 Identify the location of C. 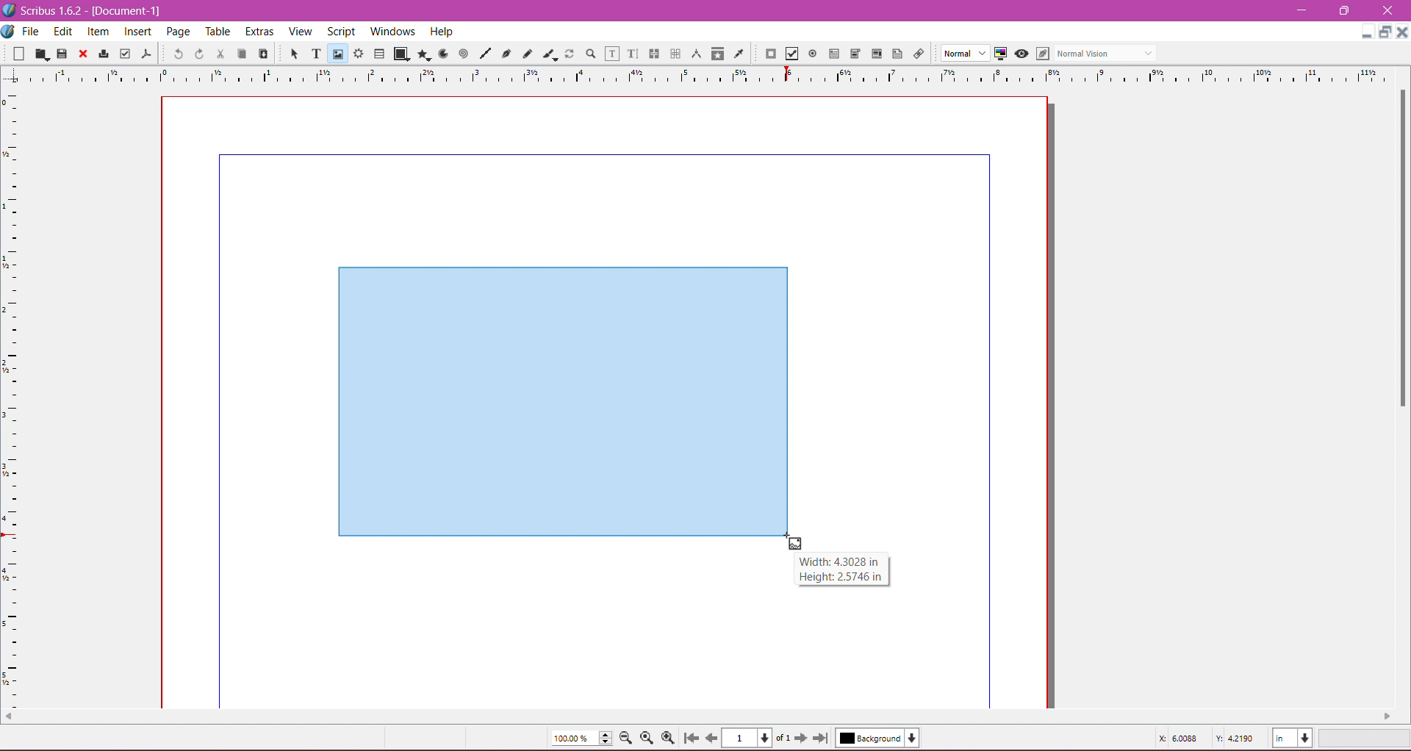
(1387, 11).